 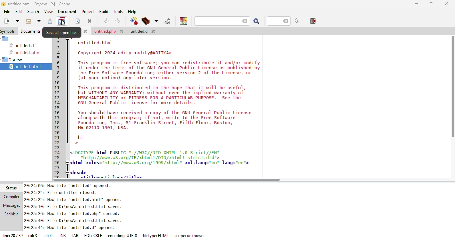 What do you see at coordinates (13, 235) in the screenshot?
I see `line` at bounding box center [13, 235].